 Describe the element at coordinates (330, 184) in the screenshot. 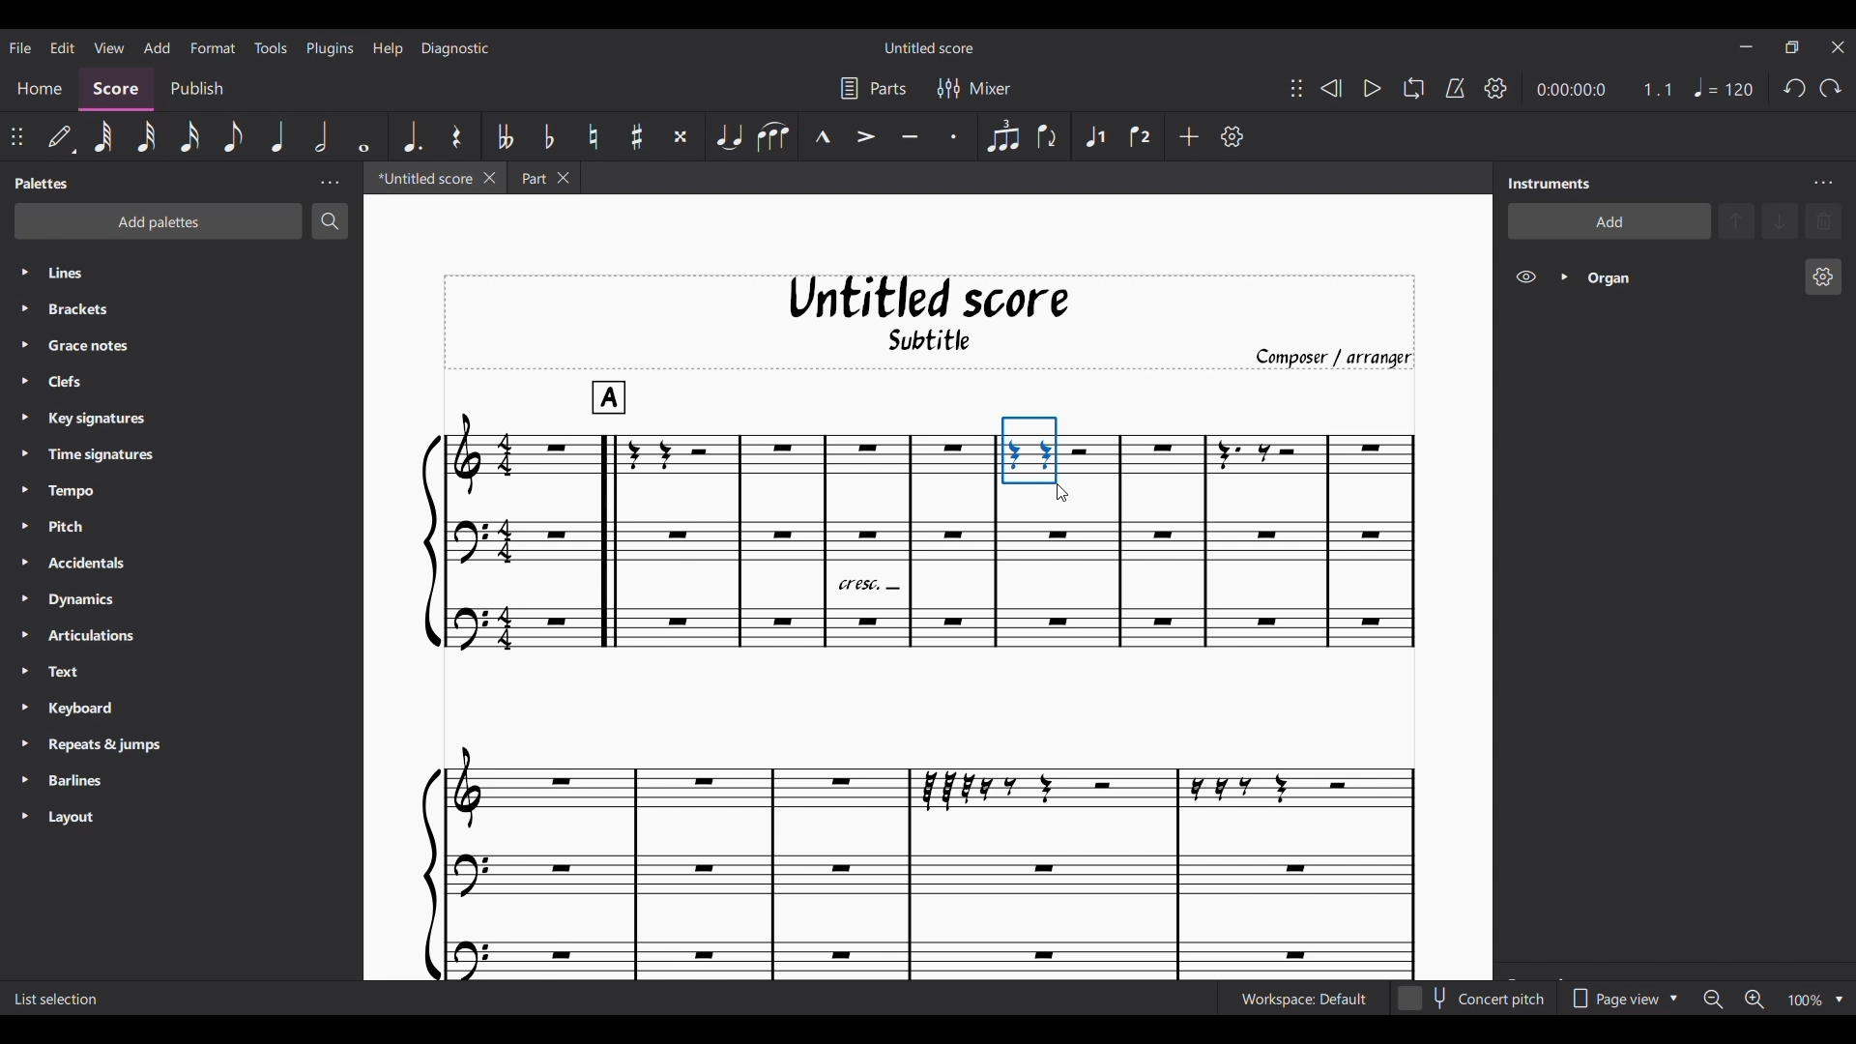

I see `Palette panel settings` at that location.